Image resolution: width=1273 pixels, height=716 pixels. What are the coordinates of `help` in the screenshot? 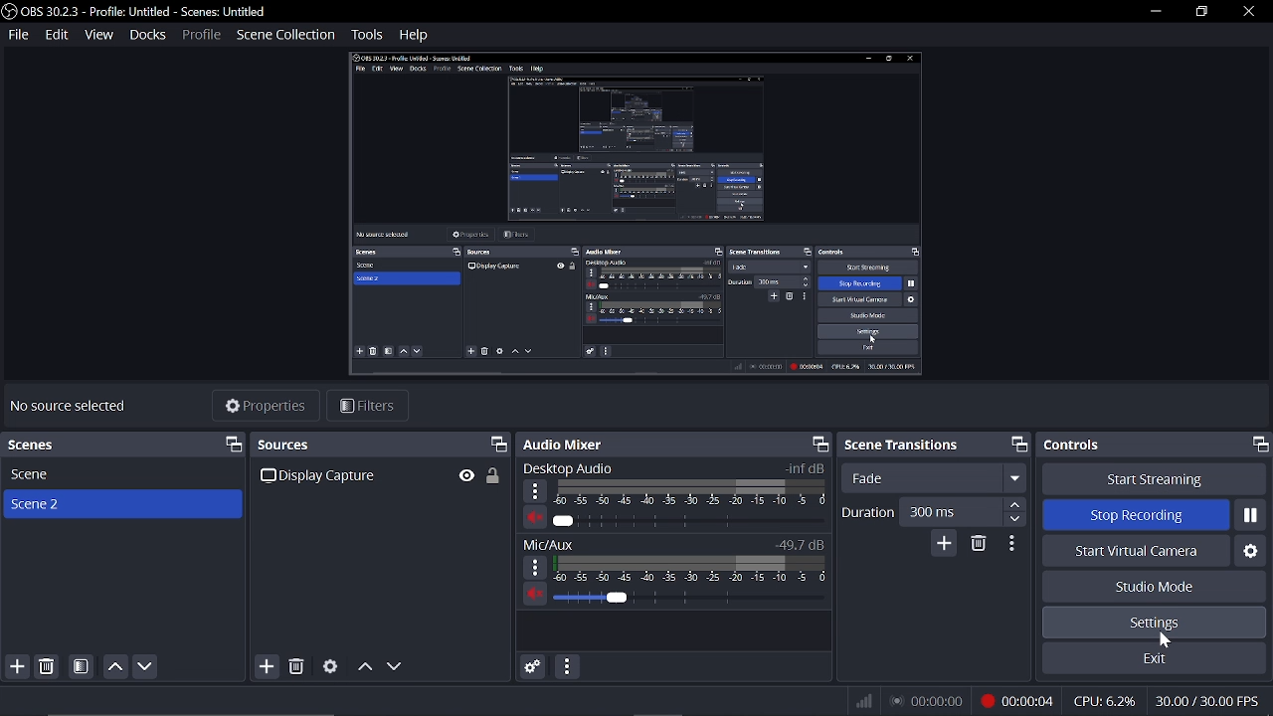 It's located at (414, 35).